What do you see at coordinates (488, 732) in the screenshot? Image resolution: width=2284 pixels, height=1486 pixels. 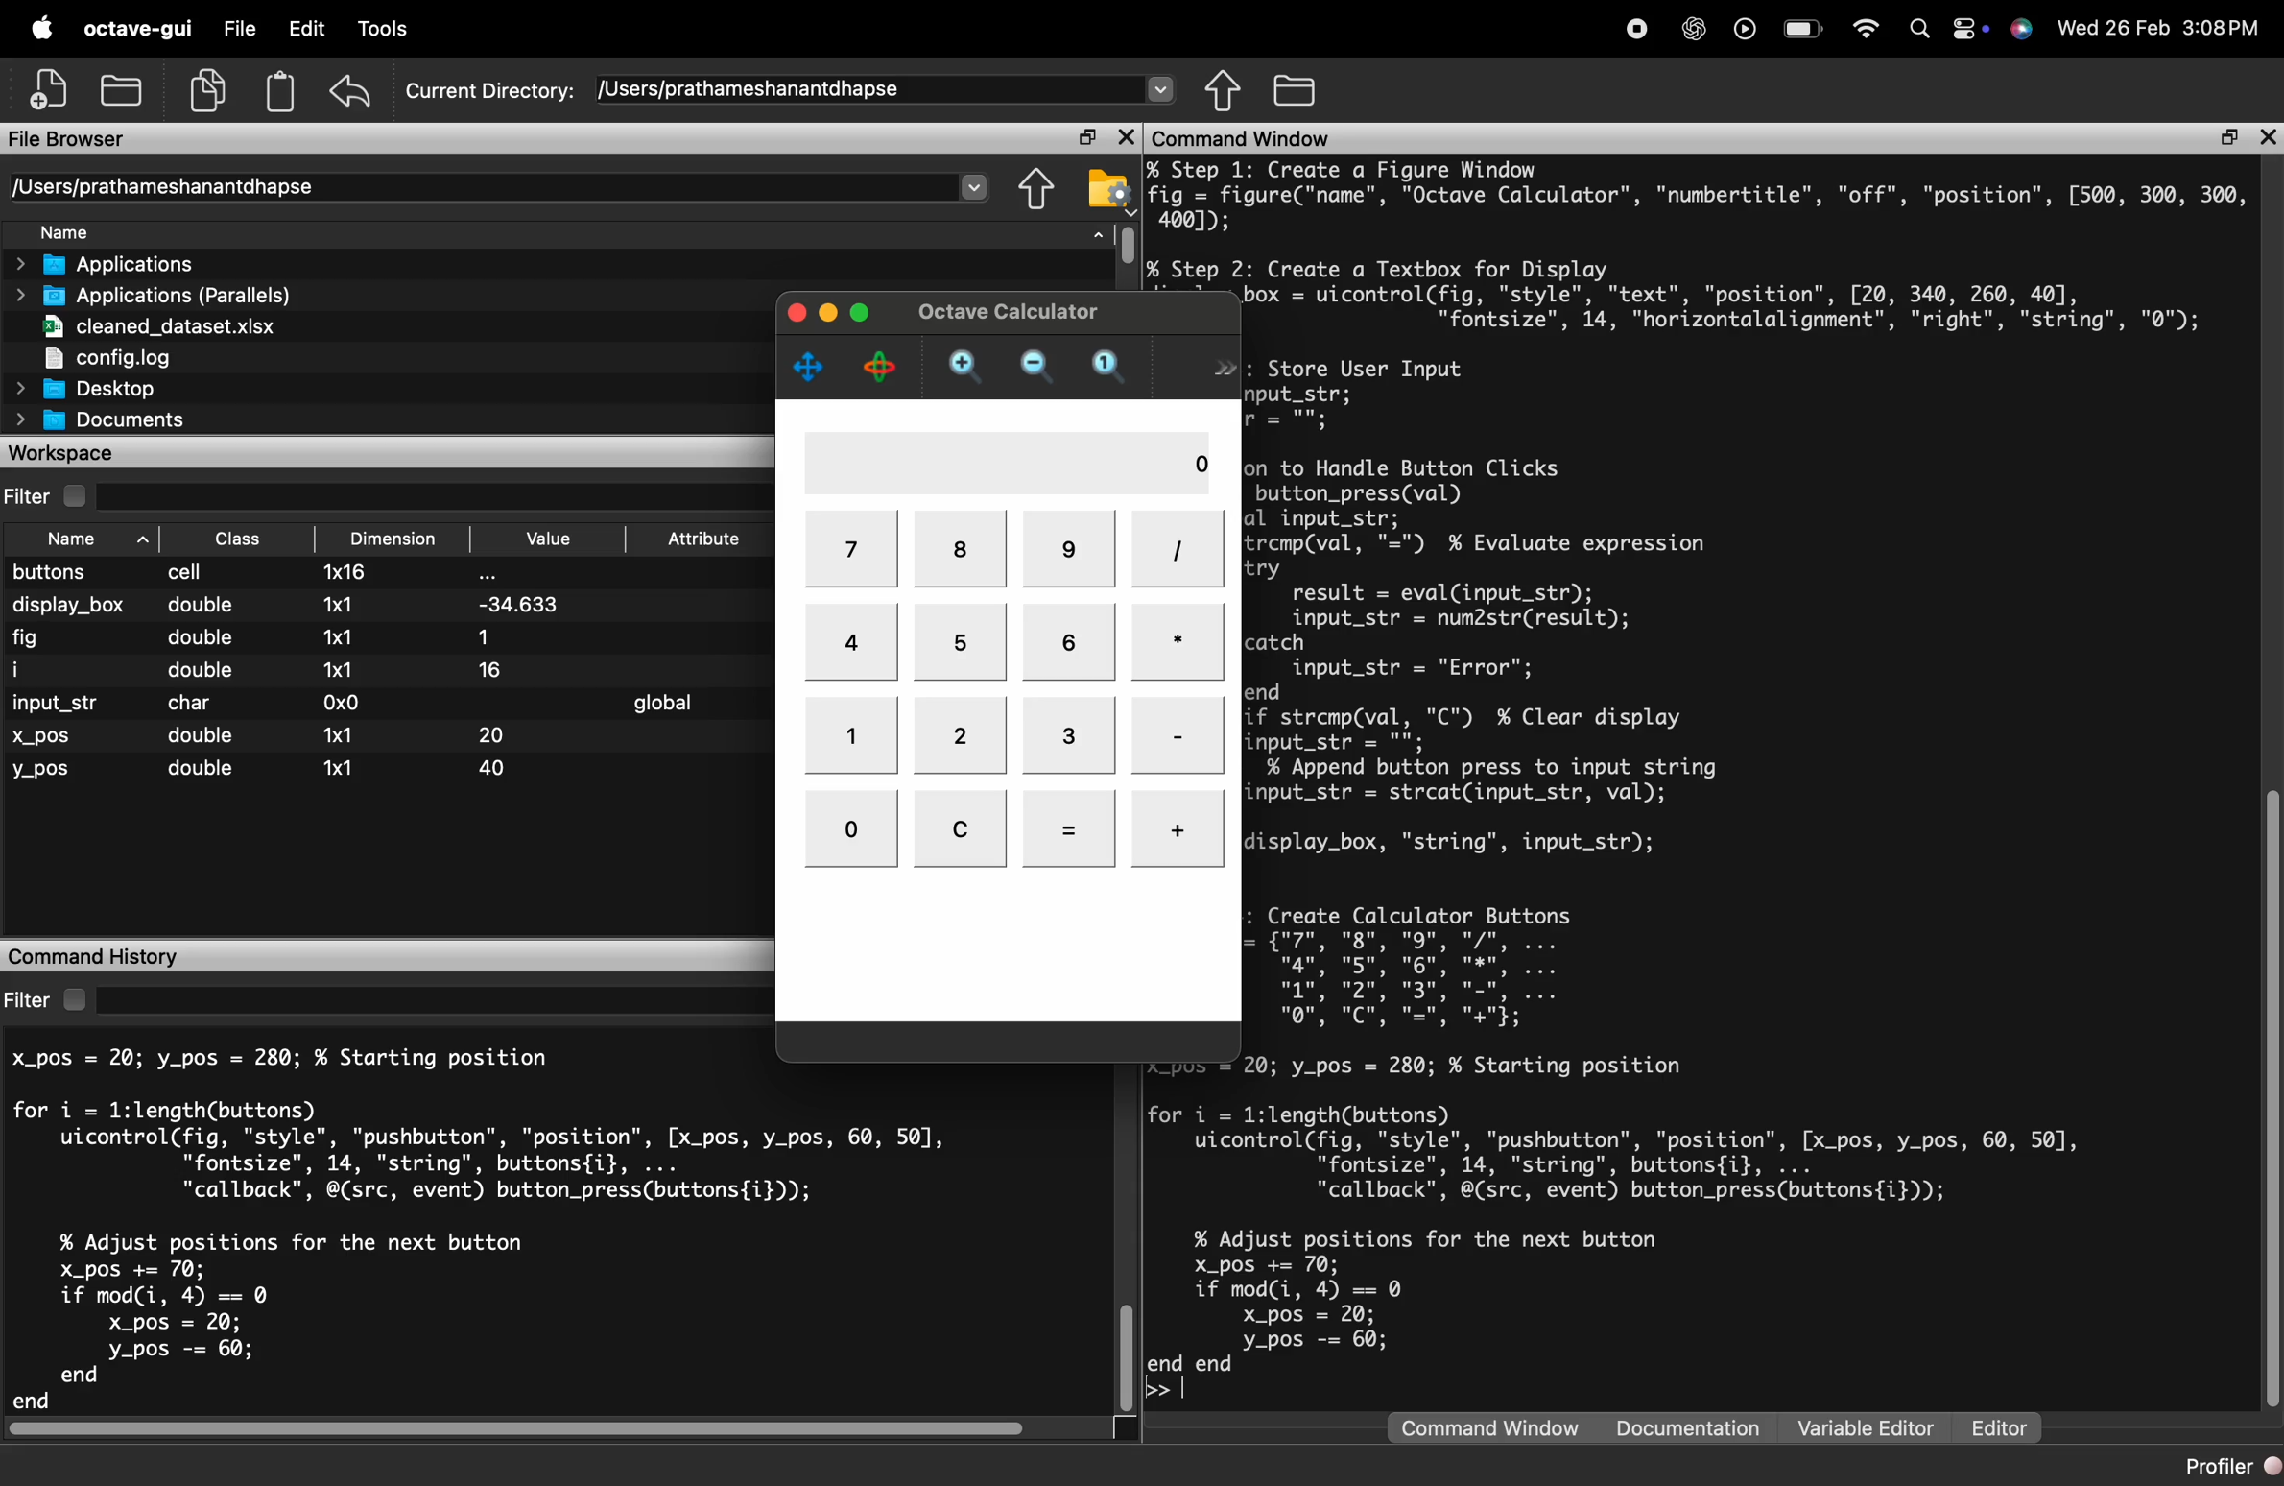 I see `20` at bounding box center [488, 732].